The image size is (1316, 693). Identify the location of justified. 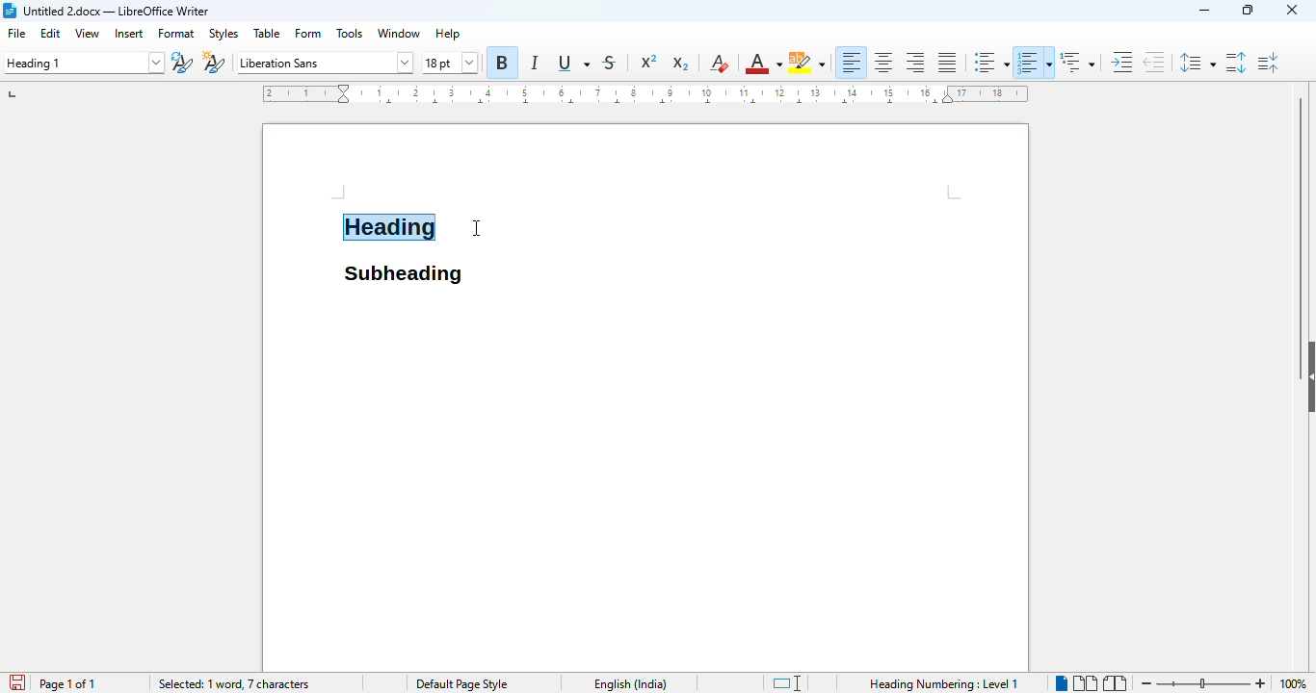
(948, 63).